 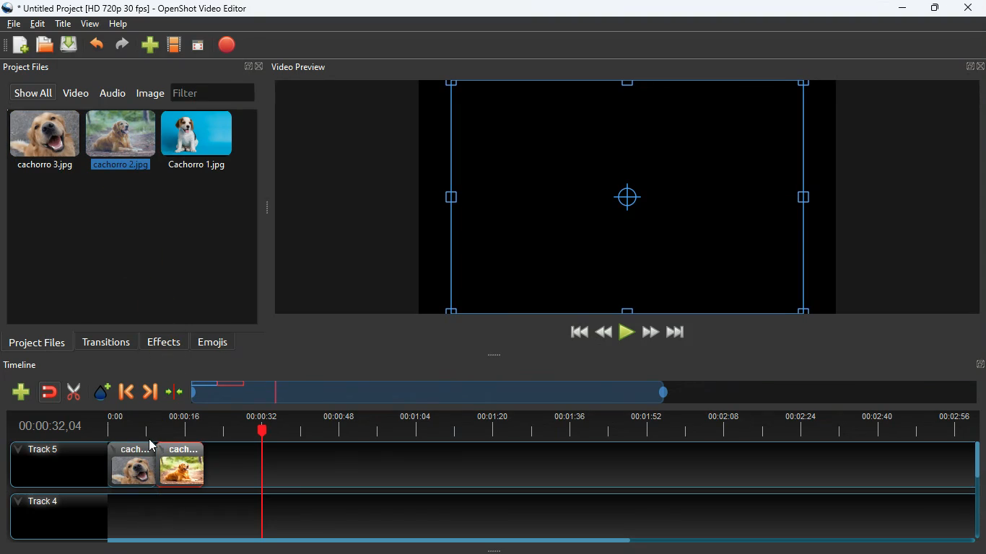 What do you see at coordinates (977, 491) in the screenshot?
I see `Vertical slide bar` at bounding box center [977, 491].